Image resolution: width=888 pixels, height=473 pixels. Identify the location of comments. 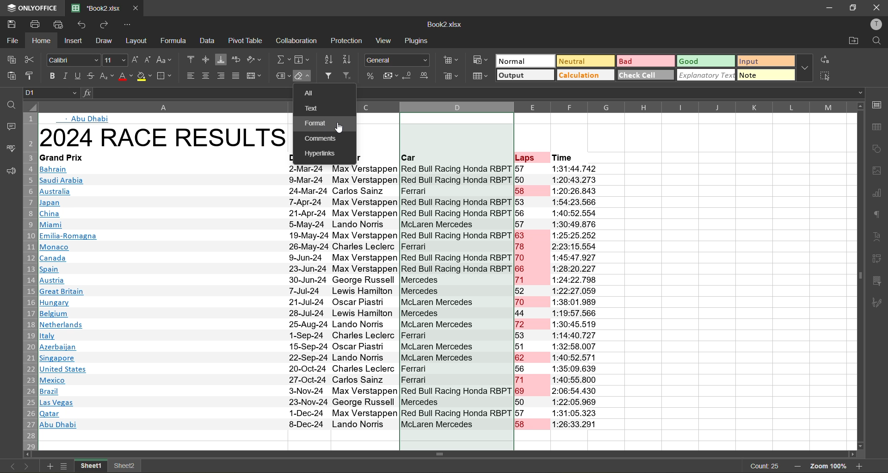
(9, 128).